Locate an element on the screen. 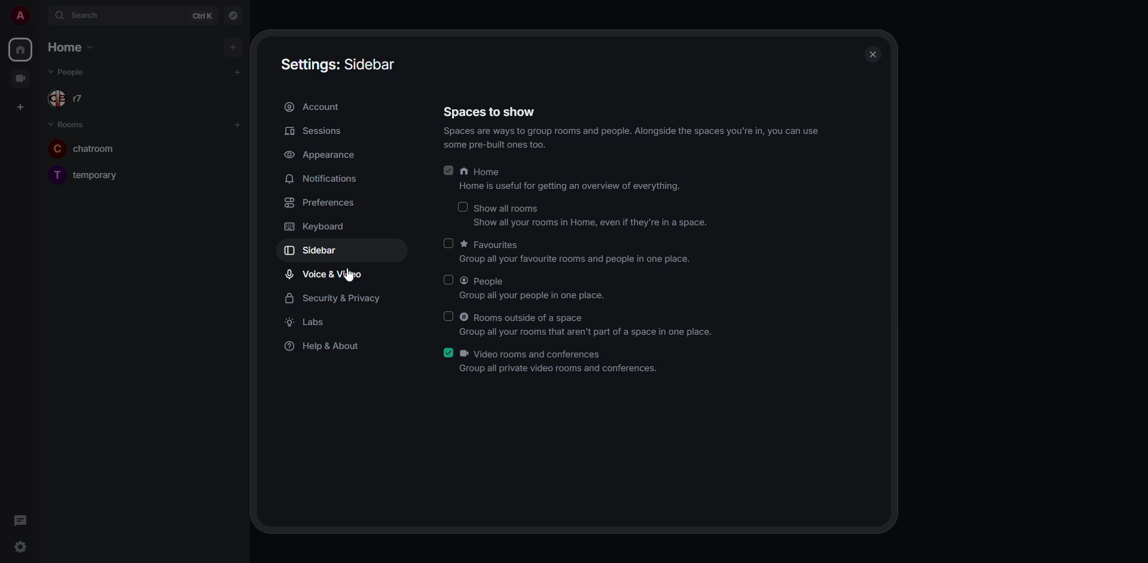  notifications is located at coordinates (323, 179).